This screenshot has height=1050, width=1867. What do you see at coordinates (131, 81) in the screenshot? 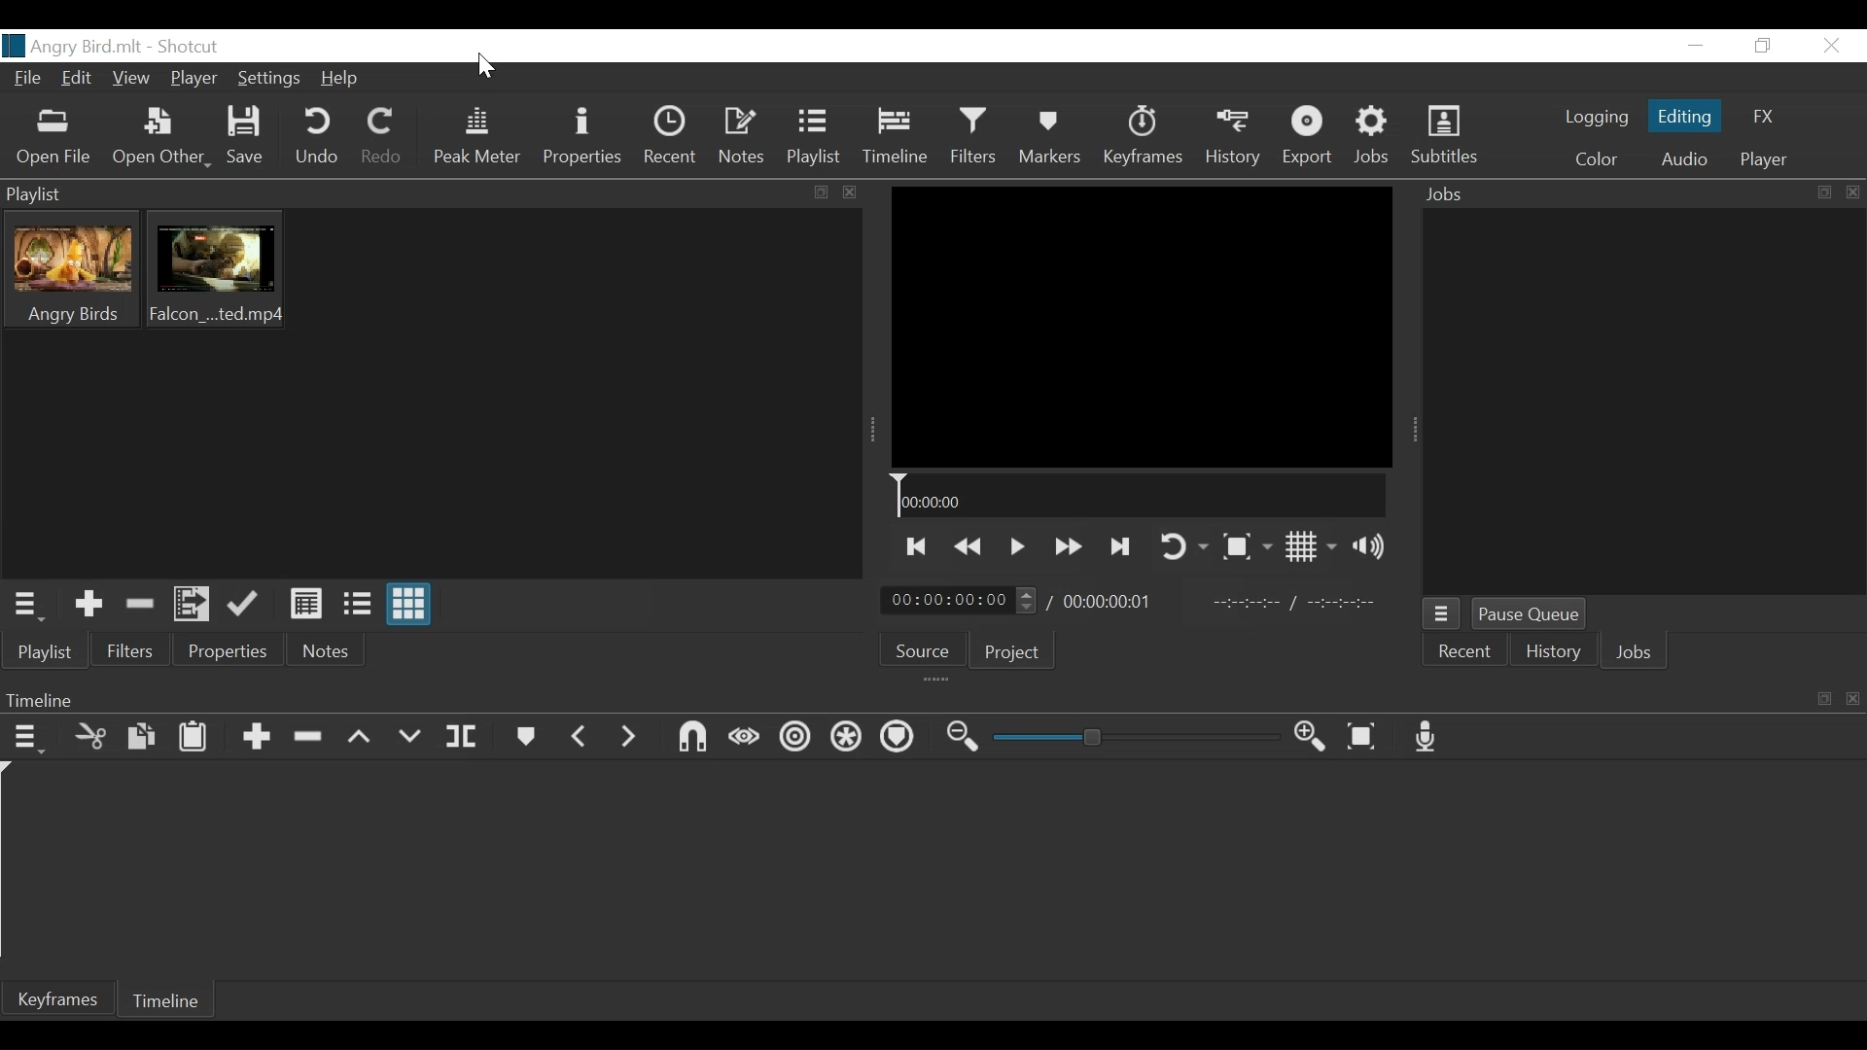
I see `View` at bounding box center [131, 81].